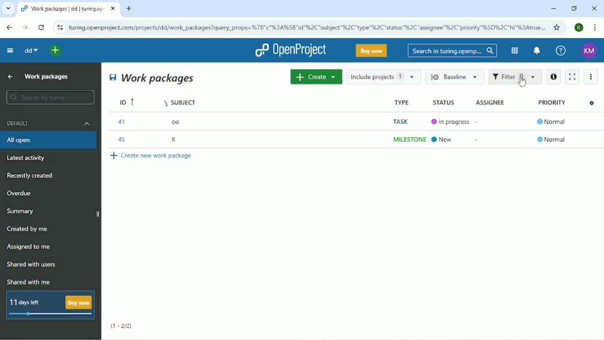 This screenshot has width=604, height=340. I want to click on close side bar, so click(98, 214).